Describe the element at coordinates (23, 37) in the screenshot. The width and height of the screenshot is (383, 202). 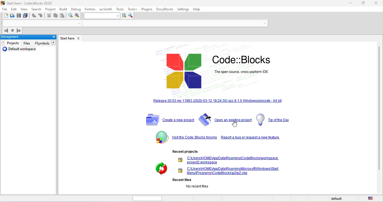
I see `management` at that location.